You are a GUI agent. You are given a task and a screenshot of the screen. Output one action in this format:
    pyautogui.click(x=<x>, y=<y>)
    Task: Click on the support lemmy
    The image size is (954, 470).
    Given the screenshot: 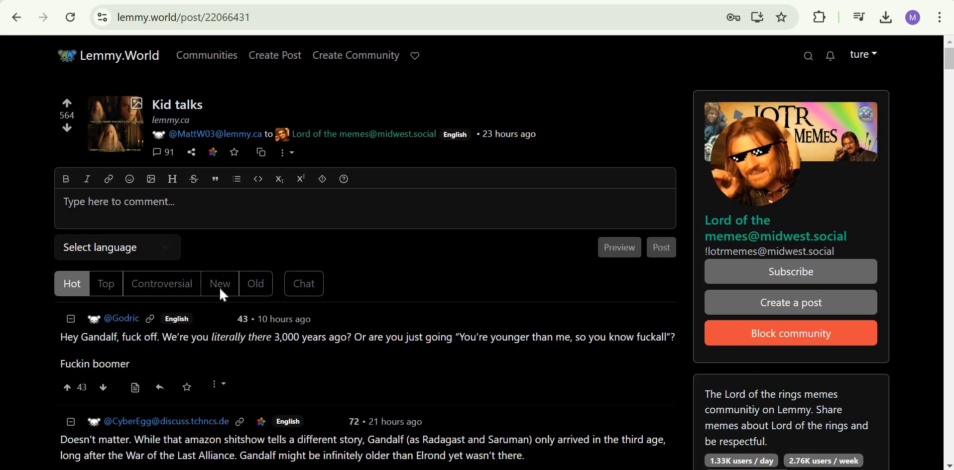 What is the action you would take?
    pyautogui.click(x=414, y=55)
    